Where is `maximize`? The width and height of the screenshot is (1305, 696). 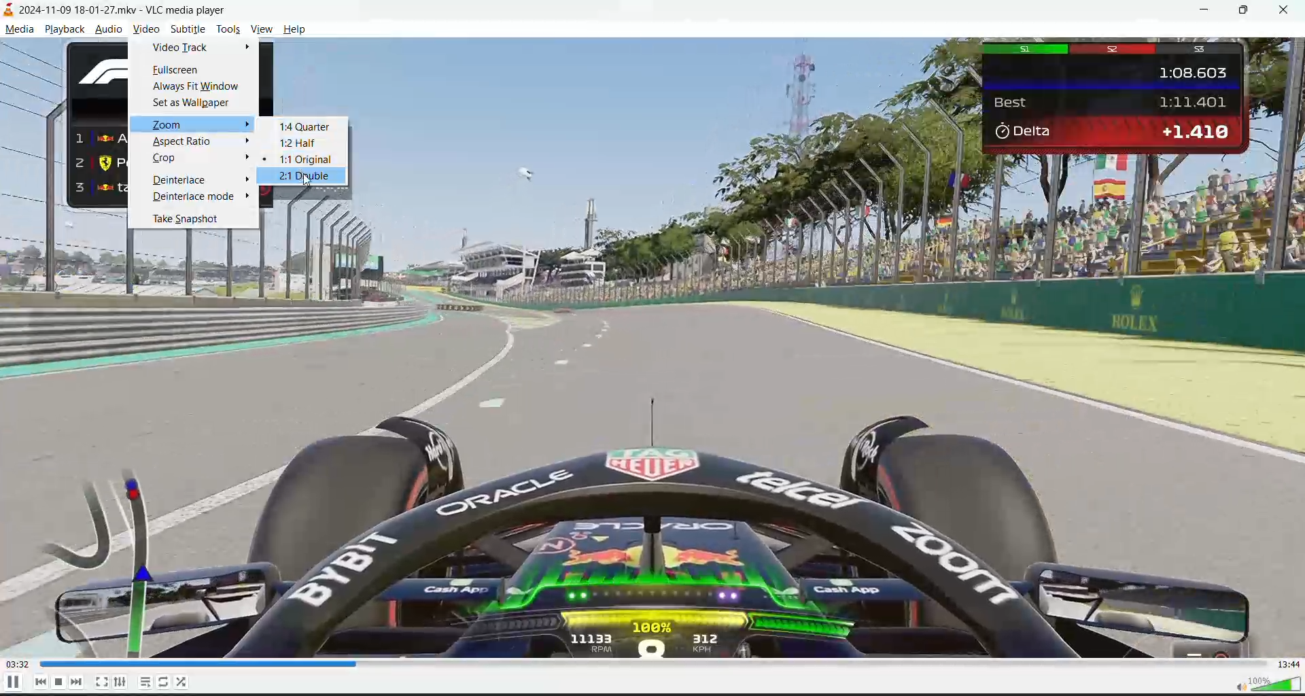 maximize is located at coordinates (1247, 11).